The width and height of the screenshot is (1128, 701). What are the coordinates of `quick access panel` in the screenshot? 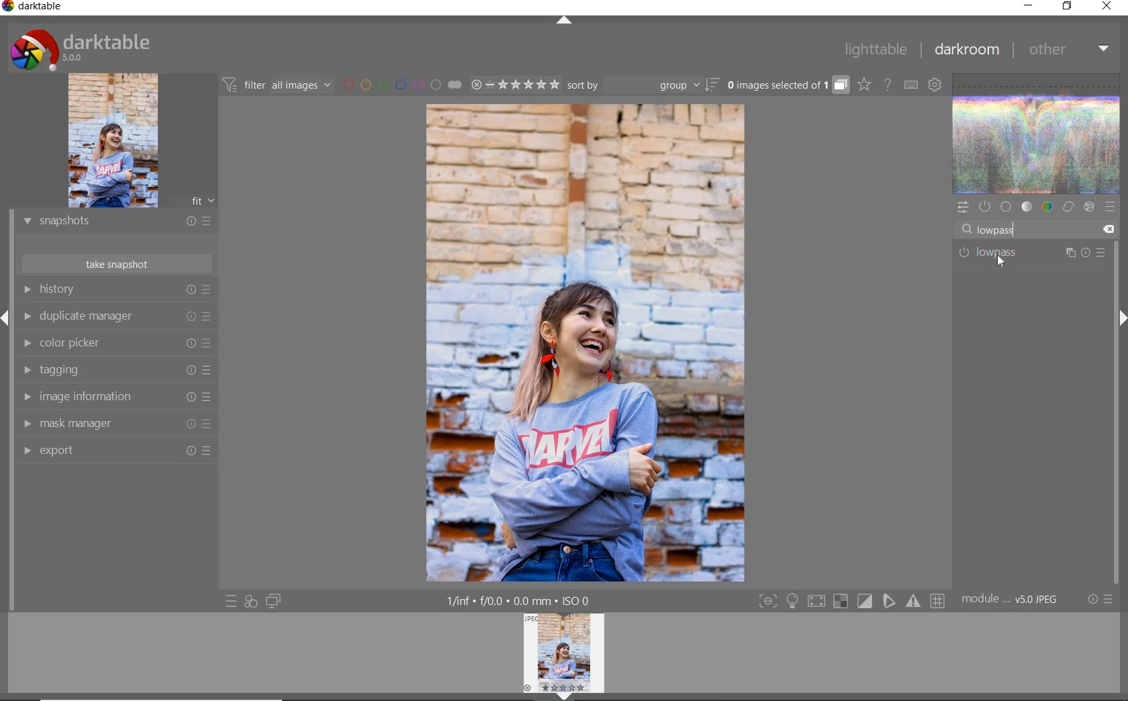 It's located at (964, 205).